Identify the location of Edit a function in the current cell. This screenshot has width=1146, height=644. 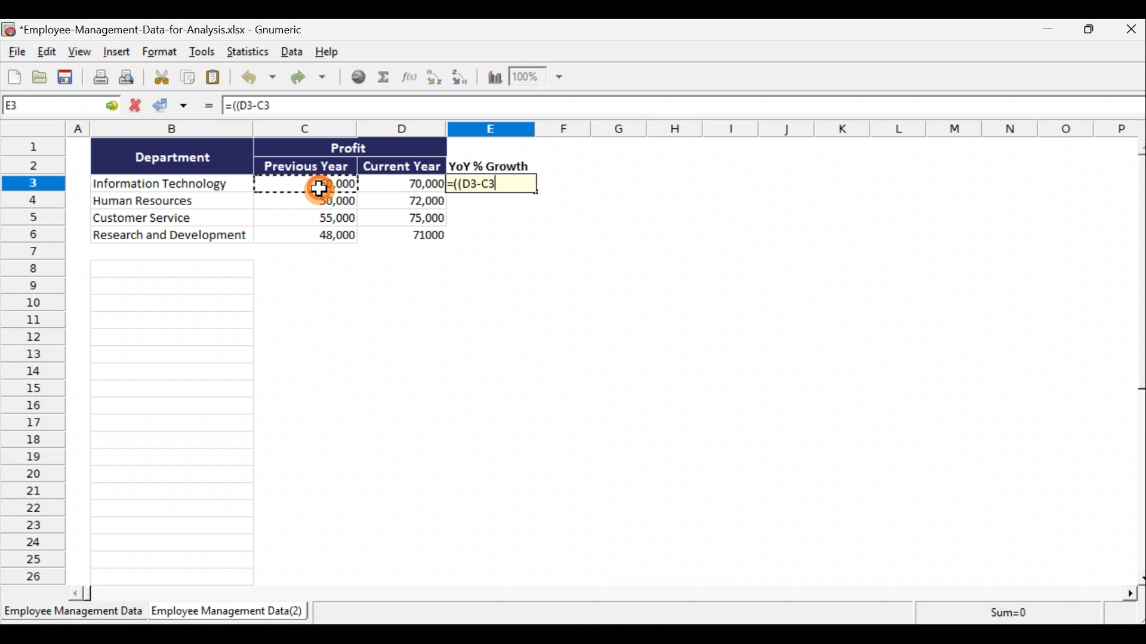
(412, 80).